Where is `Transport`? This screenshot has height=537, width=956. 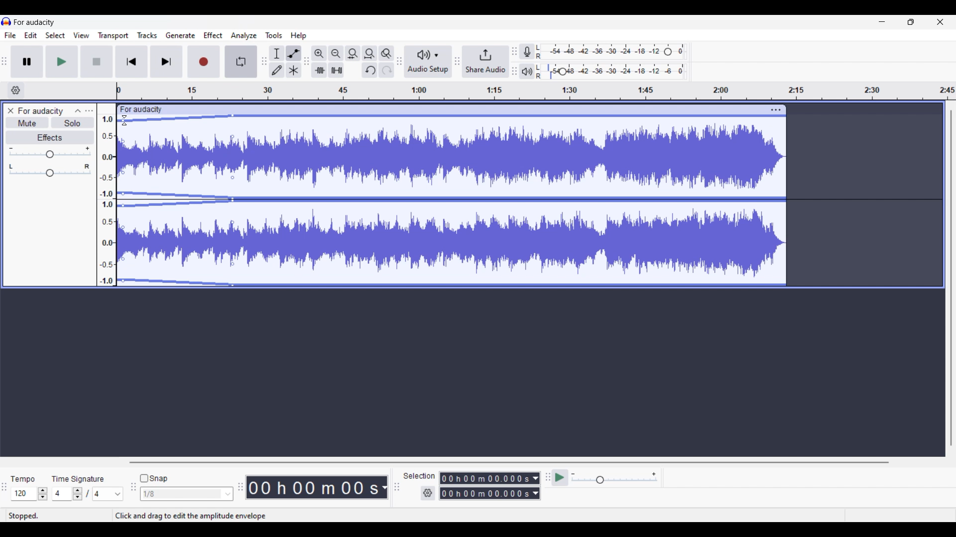
Transport is located at coordinates (113, 36).